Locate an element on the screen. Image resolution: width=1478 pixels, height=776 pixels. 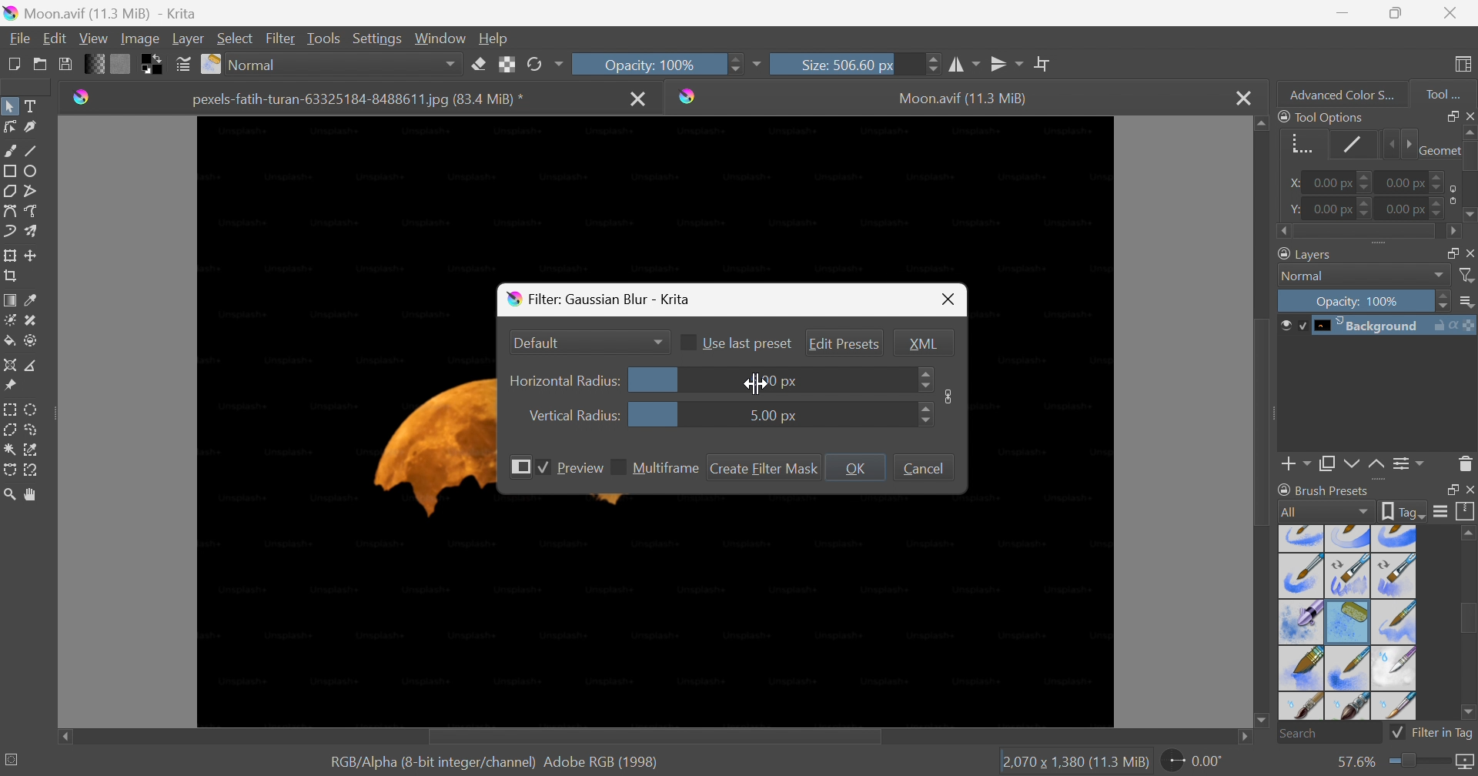
Elliptical selection tool is located at coordinates (32, 410).